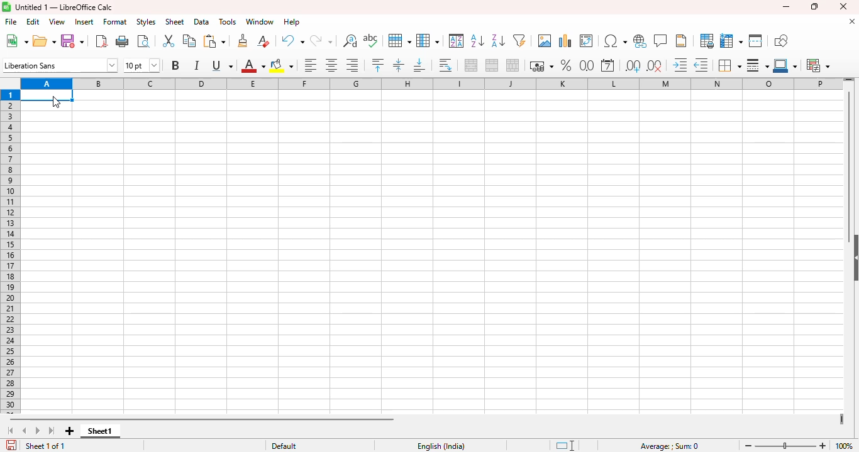 Image resolution: width=859 pixels, height=452 pixels. Describe the element at coordinates (670, 446) in the screenshot. I see `formula` at that location.